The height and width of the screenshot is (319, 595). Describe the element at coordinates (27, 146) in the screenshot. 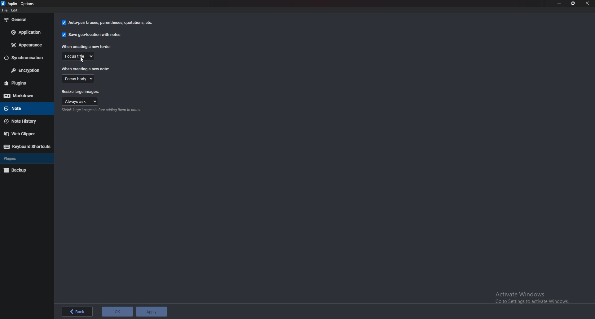

I see `Keyboard shortcuts` at that location.